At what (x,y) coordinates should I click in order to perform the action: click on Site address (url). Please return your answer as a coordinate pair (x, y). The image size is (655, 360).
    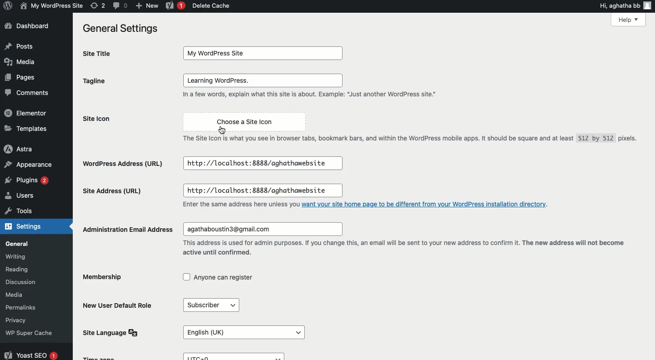
    Looking at the image, I should click on (111, 189).